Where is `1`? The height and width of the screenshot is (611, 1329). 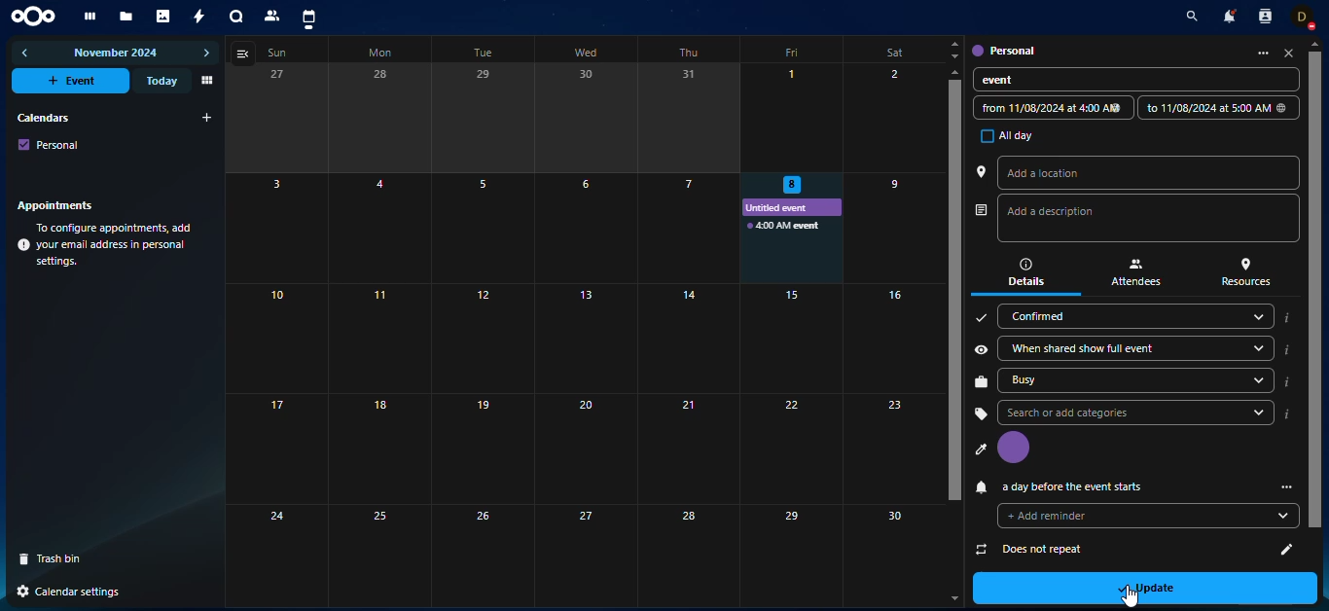 1 is located at coordinates (793, 118).